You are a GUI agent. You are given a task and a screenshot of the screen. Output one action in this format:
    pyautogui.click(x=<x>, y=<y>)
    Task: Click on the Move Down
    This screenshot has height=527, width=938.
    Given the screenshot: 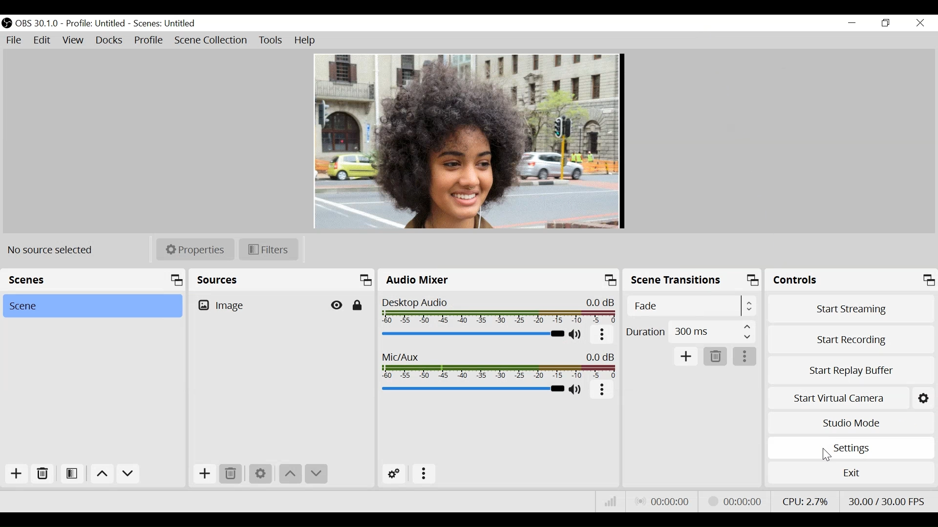 What is the action you would take?
    pyautogui.click(x=127, y=475)
    